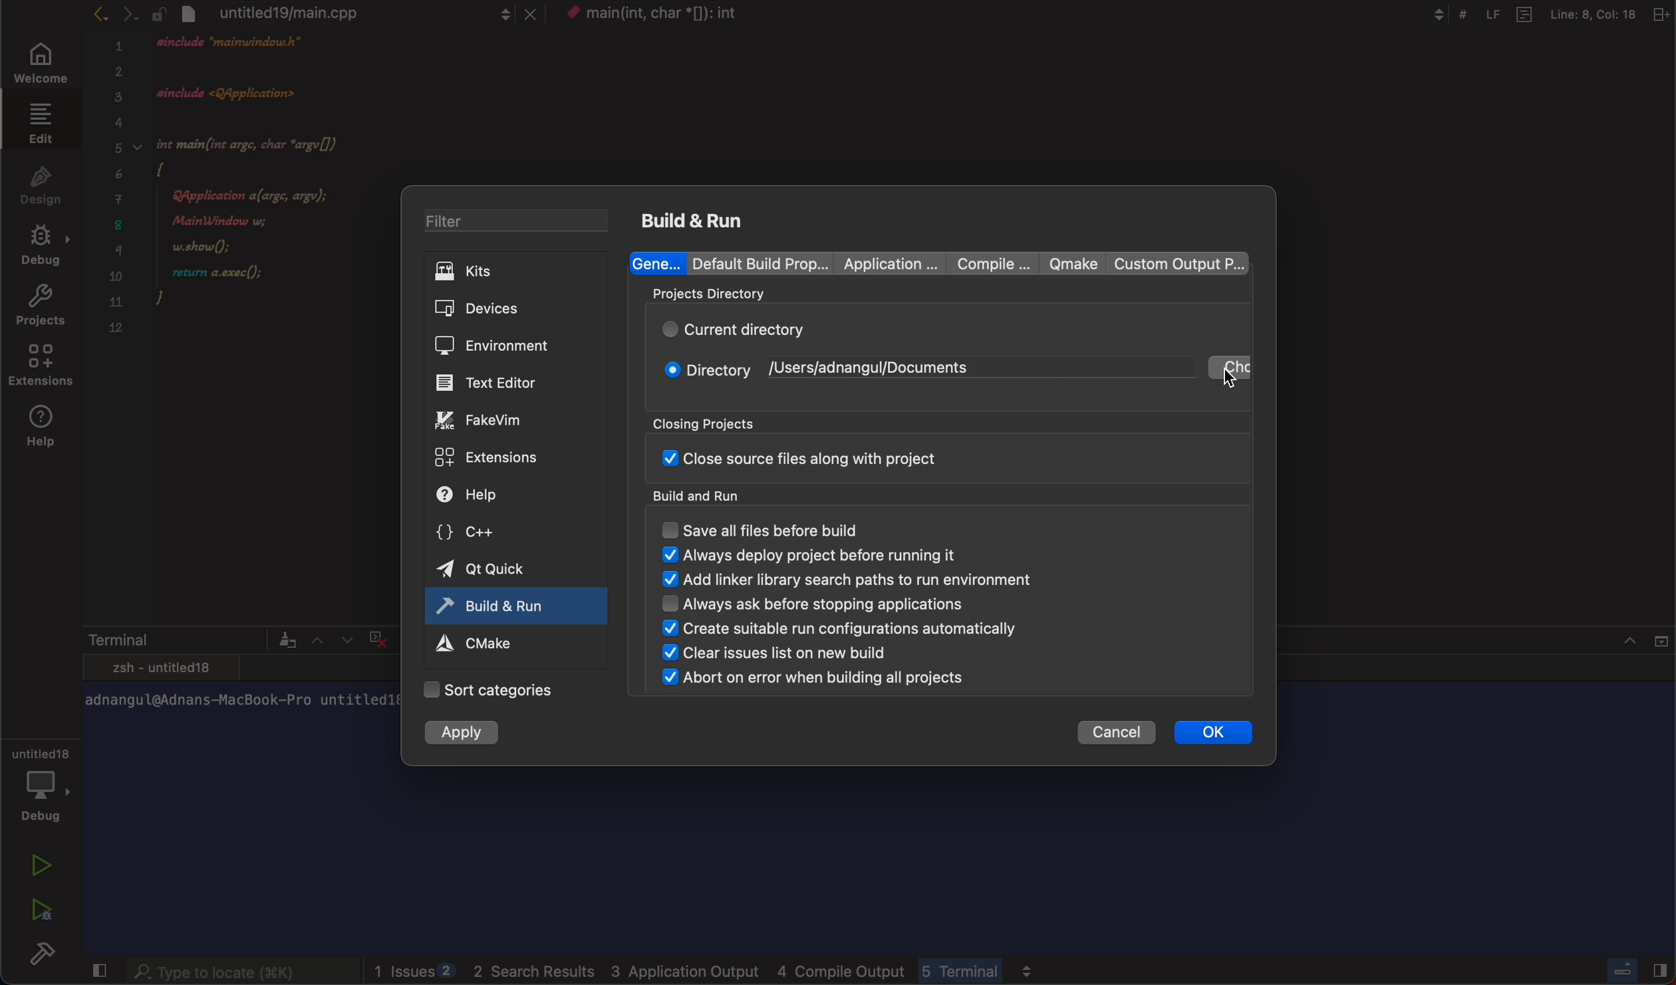  Describe the element at coordinates (41, 861) in the screenshot. I see `run` at that location.